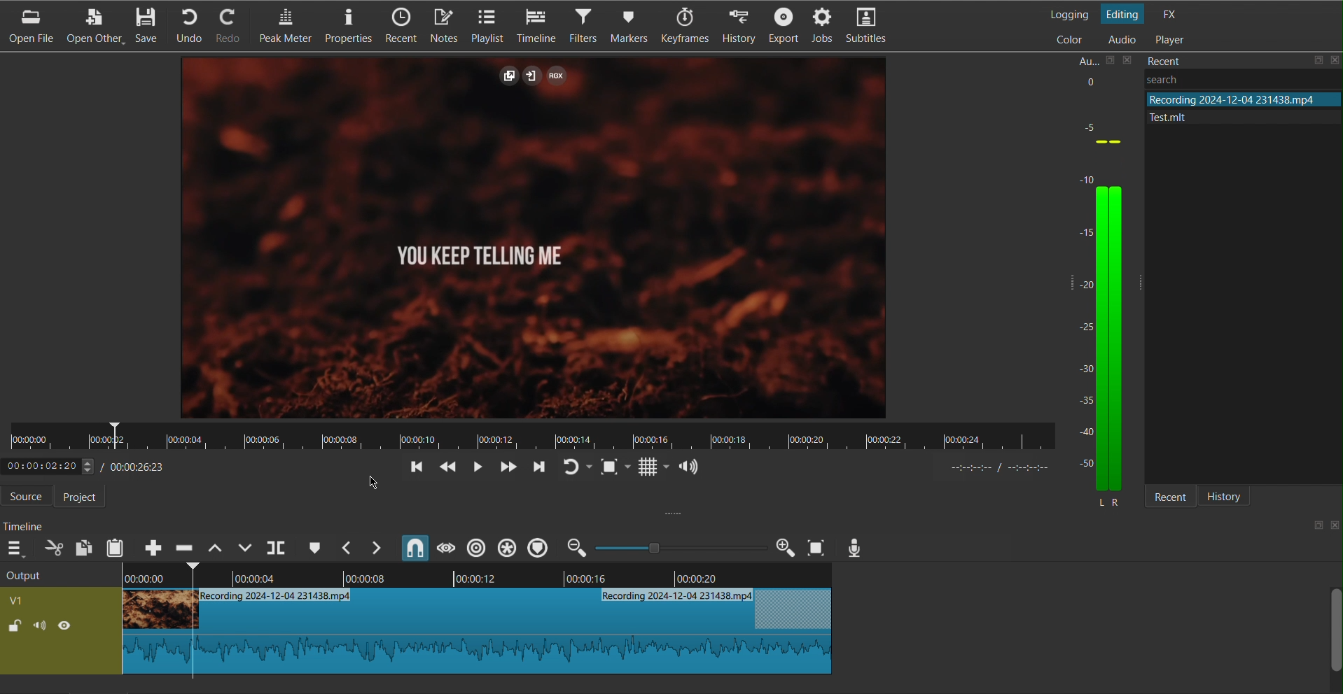  I want to click on Next Marker, so click(379, 548).